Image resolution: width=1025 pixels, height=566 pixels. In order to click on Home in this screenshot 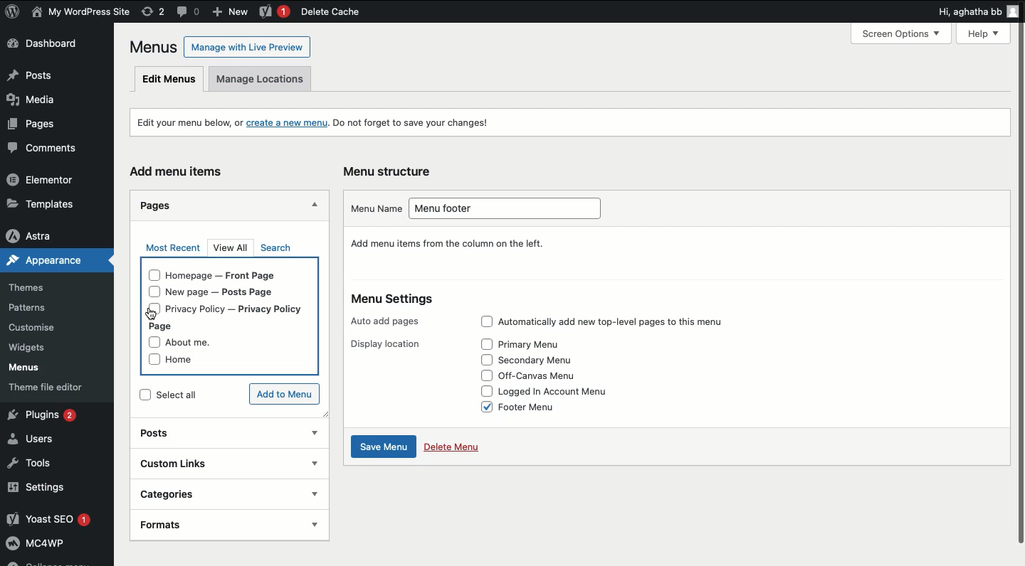, I will do `click(190, 360)`.